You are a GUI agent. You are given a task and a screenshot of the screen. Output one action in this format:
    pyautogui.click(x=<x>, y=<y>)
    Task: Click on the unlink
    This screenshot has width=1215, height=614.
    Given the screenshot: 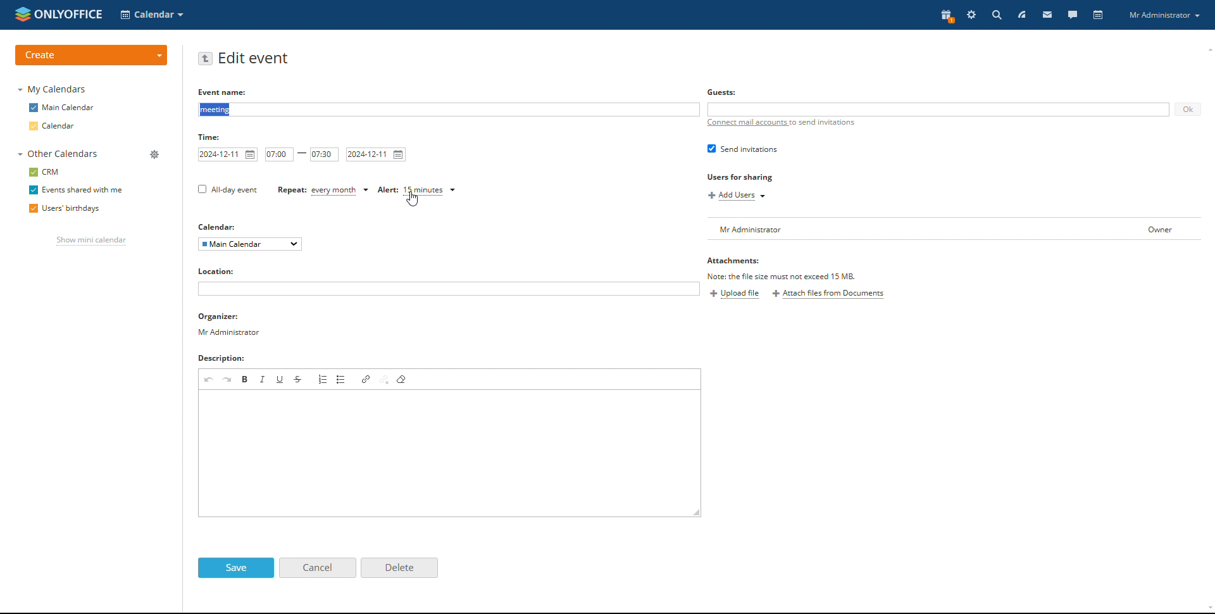 What is the action you would take?
    pyautogui.click(x=385, y=379)
    